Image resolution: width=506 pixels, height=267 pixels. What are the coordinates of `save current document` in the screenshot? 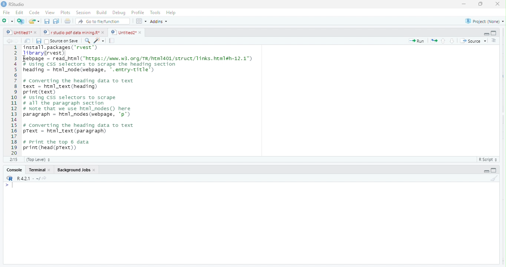 It's located at (39, 42).